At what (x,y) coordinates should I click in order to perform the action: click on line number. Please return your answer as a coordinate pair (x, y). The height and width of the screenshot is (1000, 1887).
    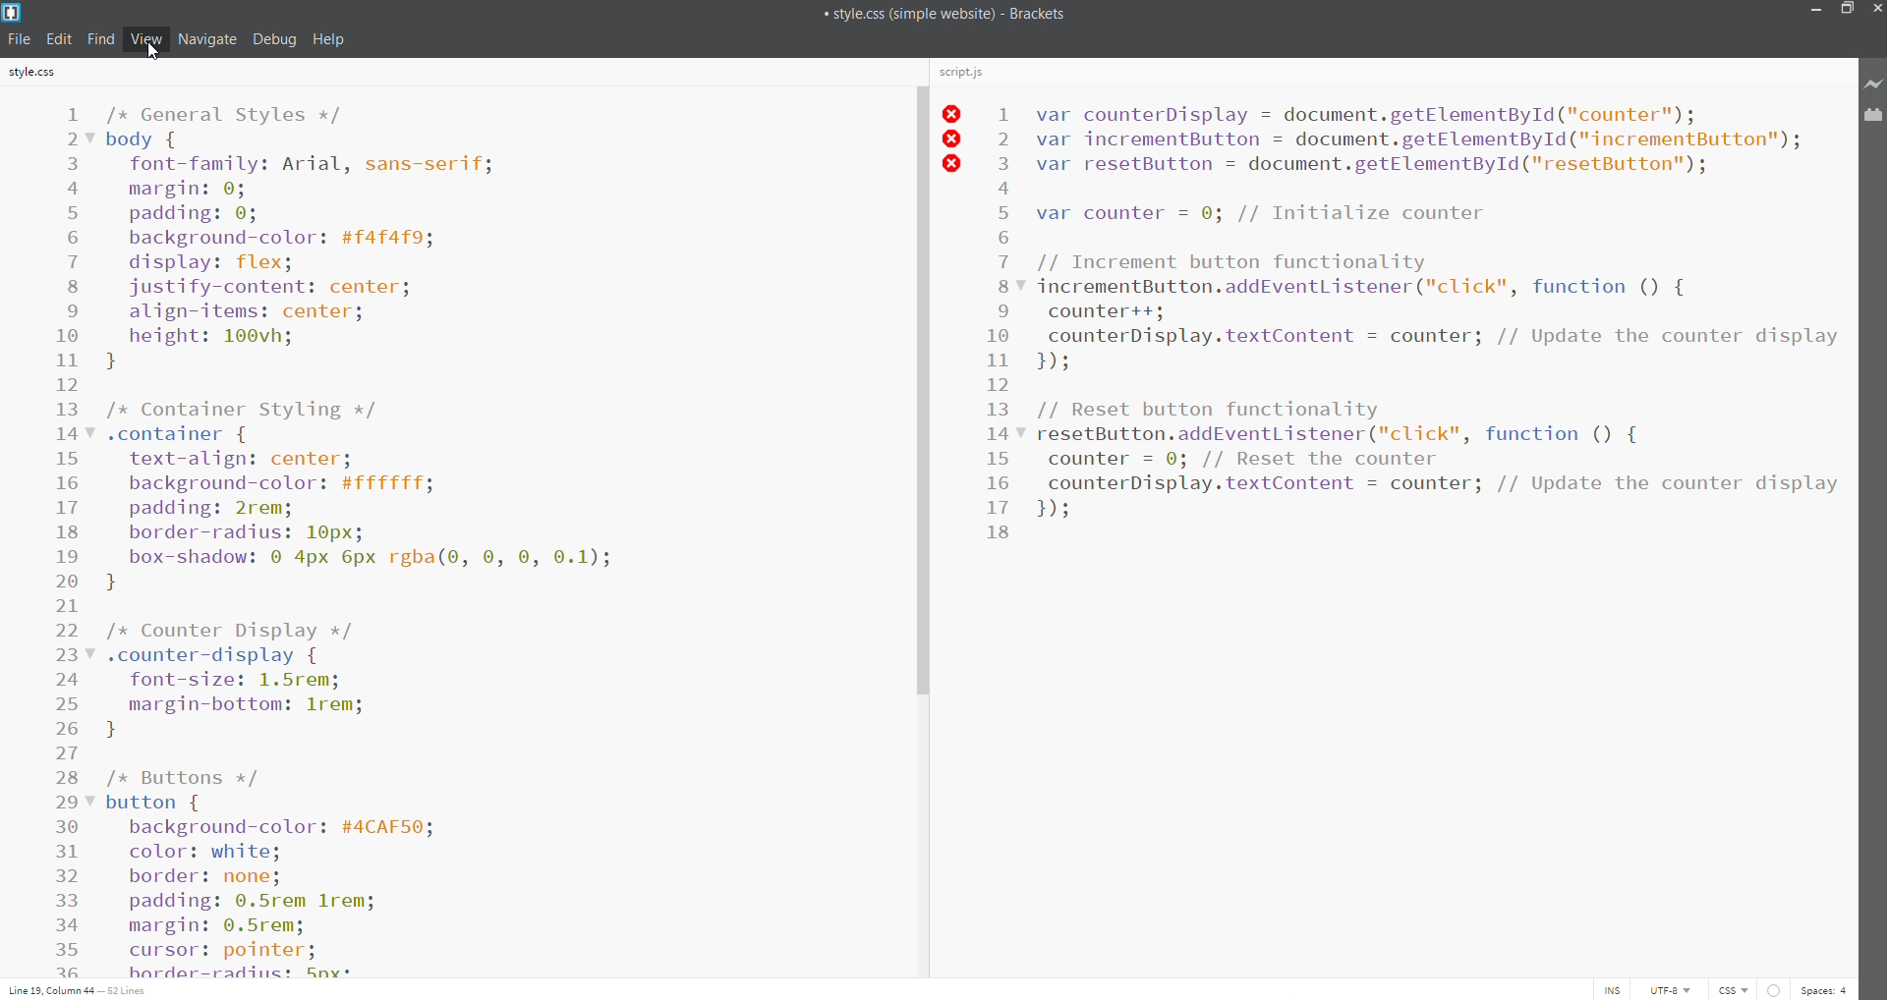
    Looking at the image, I should click on (69, 540).